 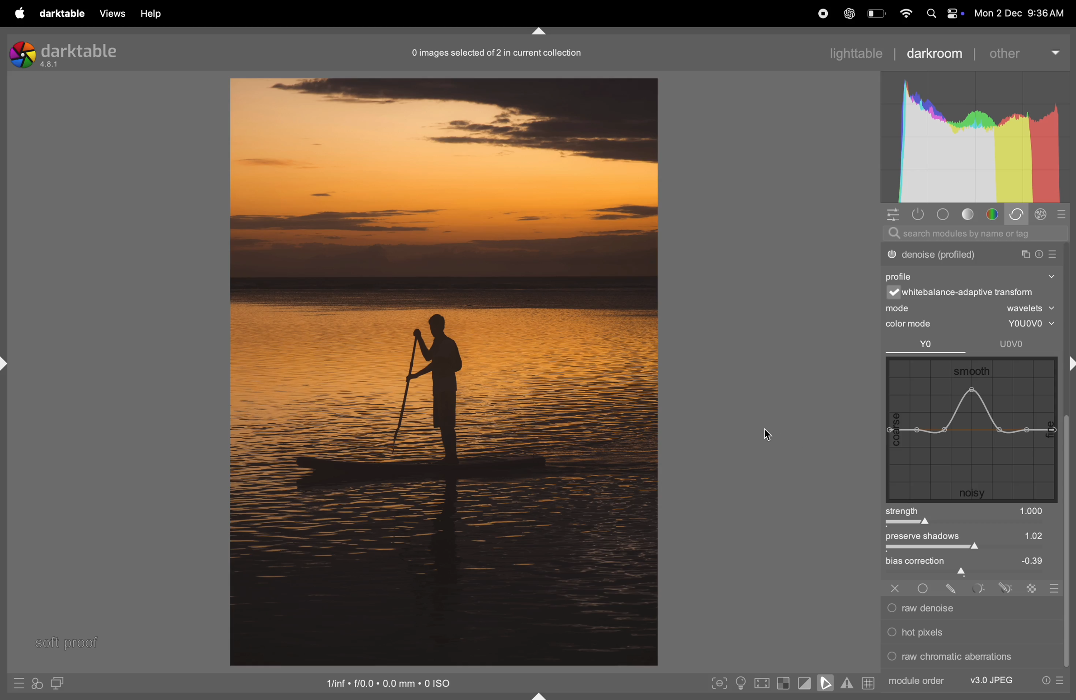 What do you see at coordinates (856, 53) in the screenshot?
I see `lighttable` at bounding box center [856, 53].